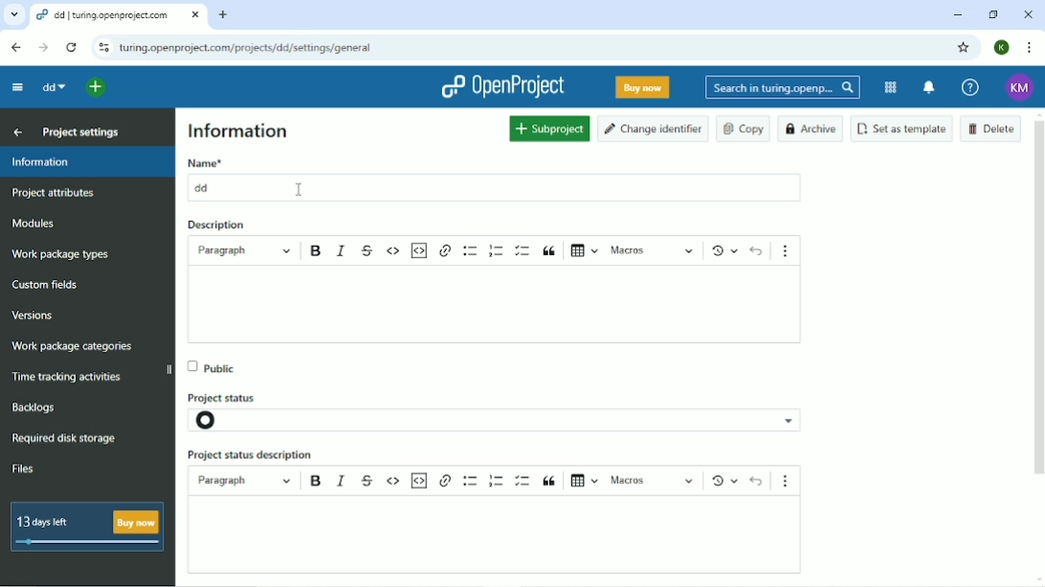  Describe the element at coordinates (651, 250) in the screenshot. I see `Macros` at that location.